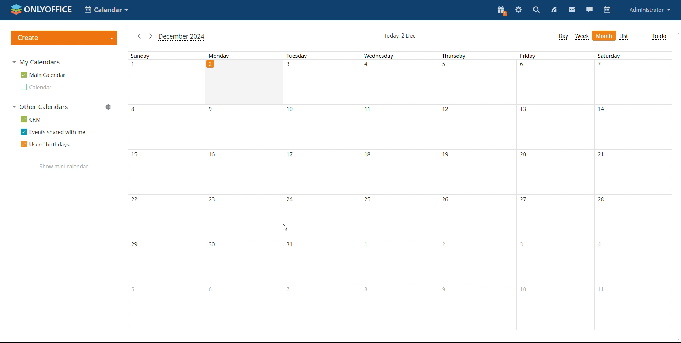  I want to click on list view, so click(624, 36).